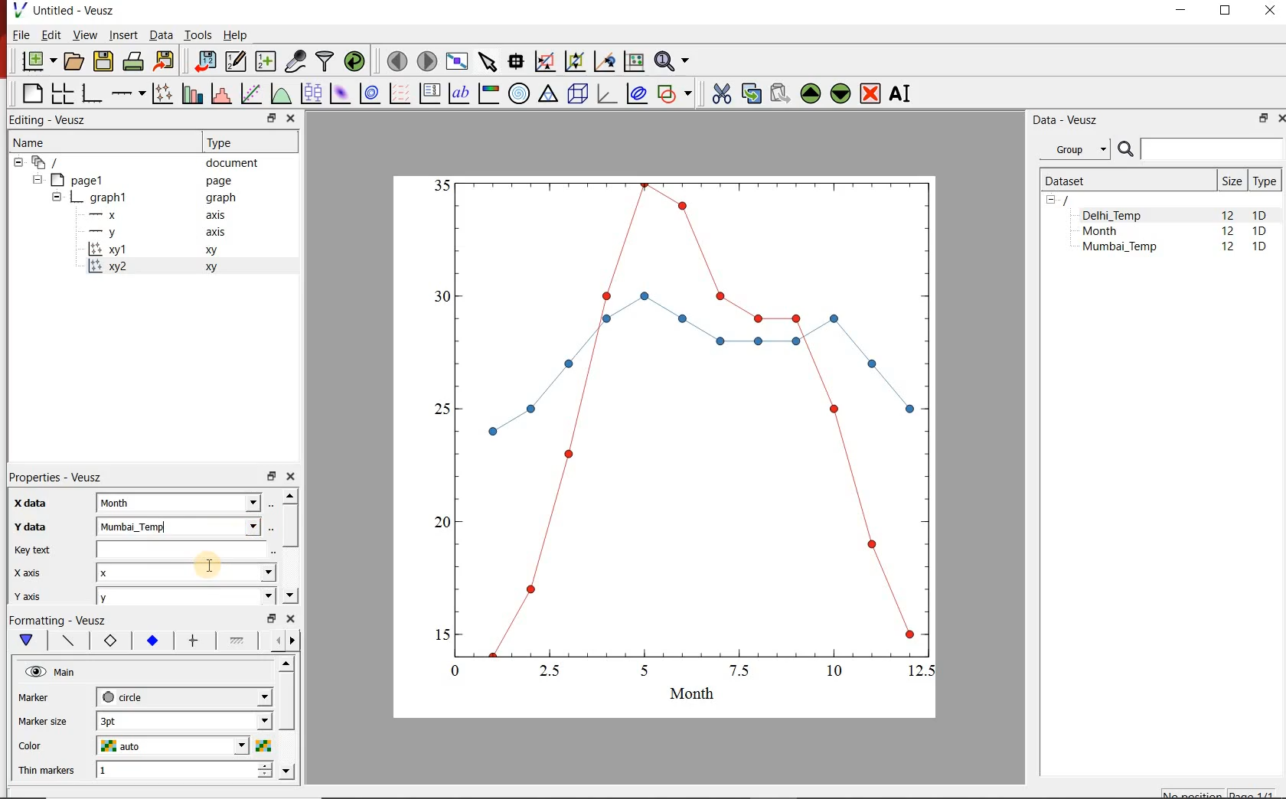 This screenshot has height=799, width=1286. I want to click on Editing - Veusz, so click(57, 119).